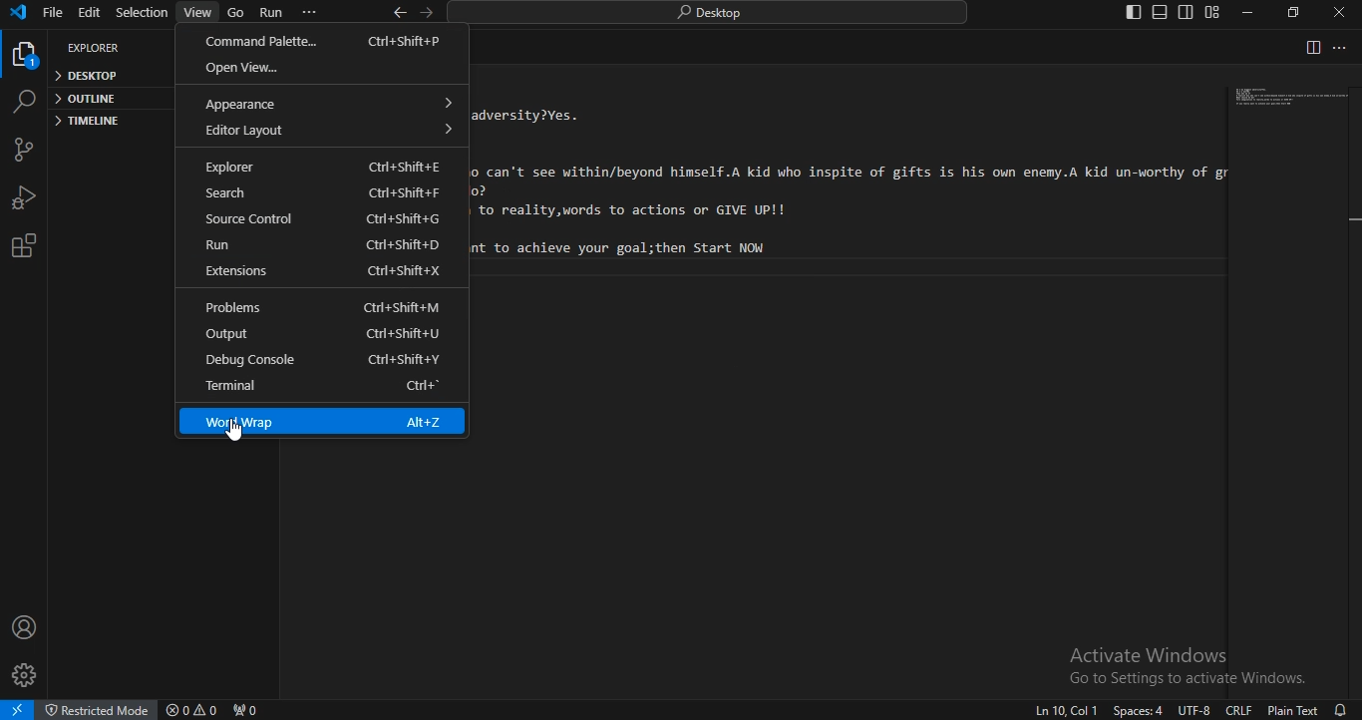 This screenshot has height=720, width=1362. Describe the element at coordinates (26, 58) in the screenshot. I see `explorer` at that location.